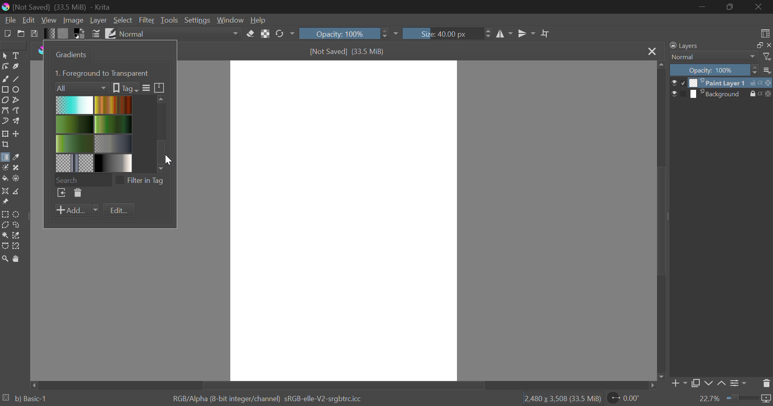 The width and height of the screenshot is (773, 406). What do you see at coordinates (17, 236) in the screenshot?
I see `Similar Color Selection` at bounding box center [17, 236].